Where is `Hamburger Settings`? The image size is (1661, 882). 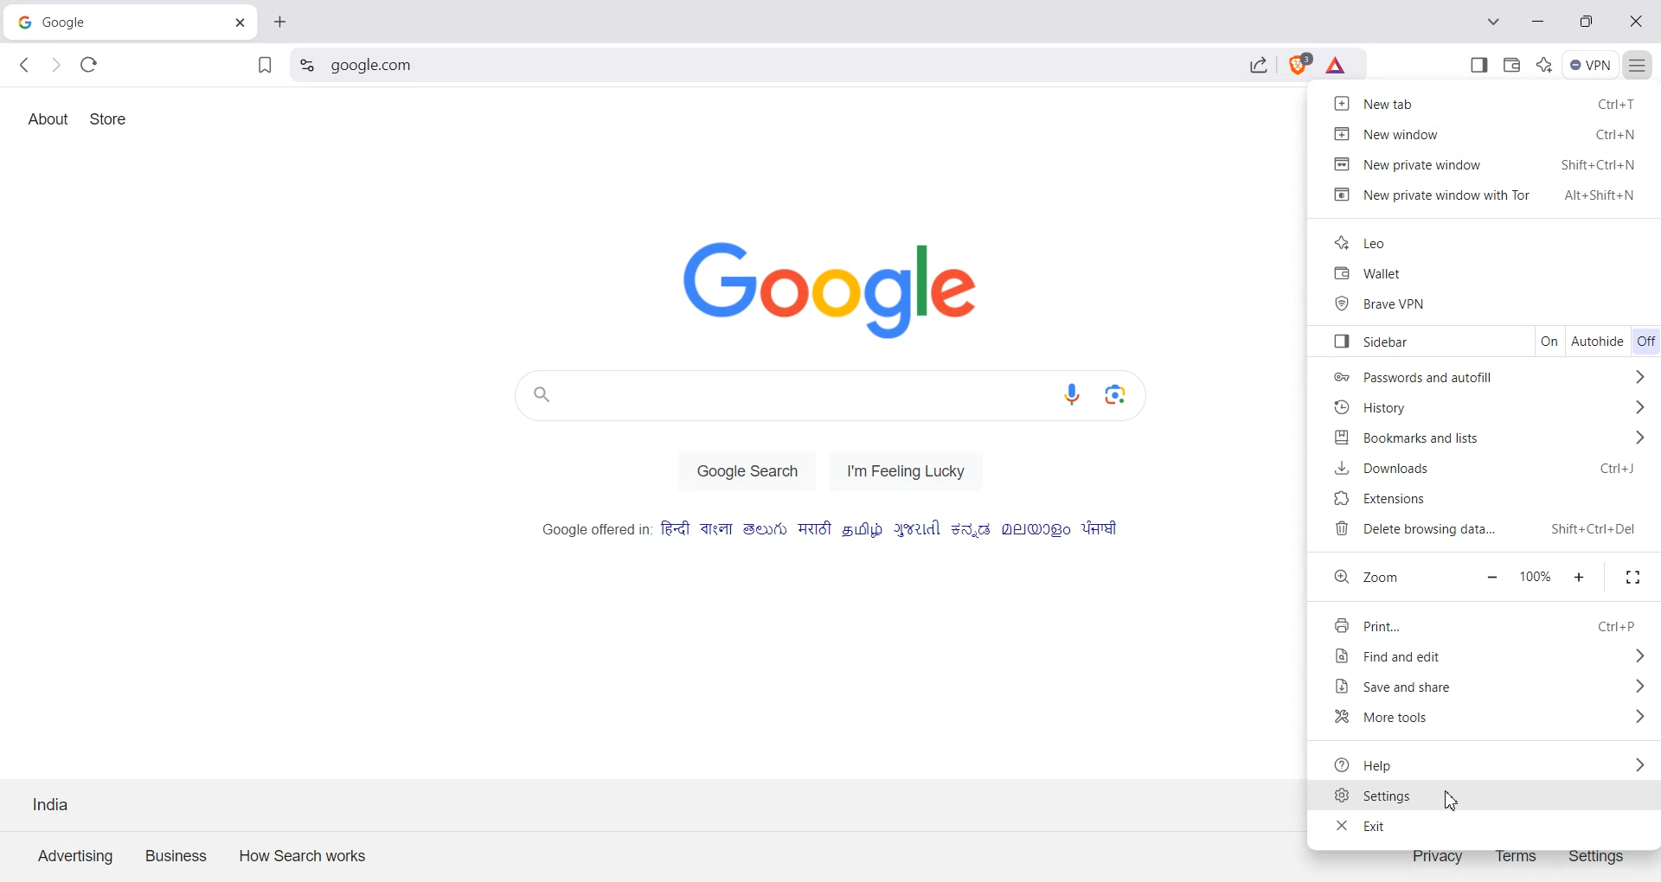 Hamburger Settings is located at coordinates (1641, 64).